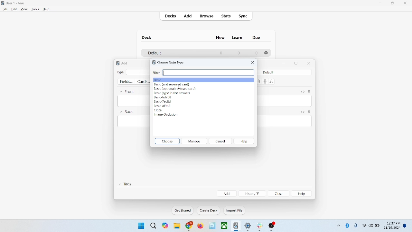  What do you see at coordinates (204, 72) in the screenshot?
I see `Filter` at bounding box center [204, 72].